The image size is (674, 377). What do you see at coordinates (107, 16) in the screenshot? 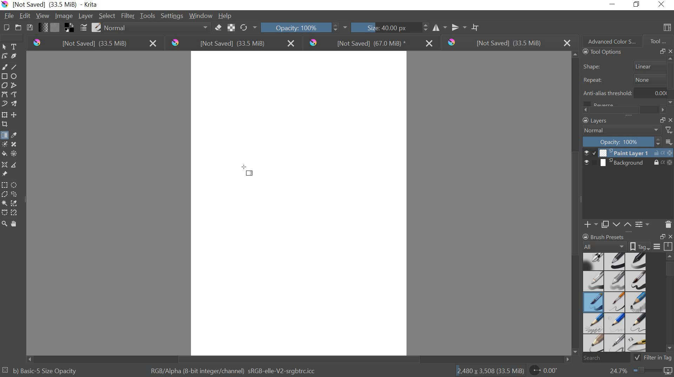
I see `SELECT` at bounding box center [107, 16].